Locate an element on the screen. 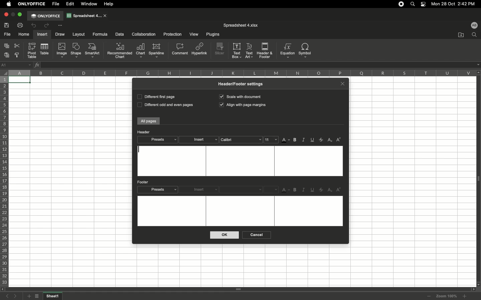 Image resolution: width=481 pixels, height=300 pixels. Cell input is located at coordinates (257, 65).